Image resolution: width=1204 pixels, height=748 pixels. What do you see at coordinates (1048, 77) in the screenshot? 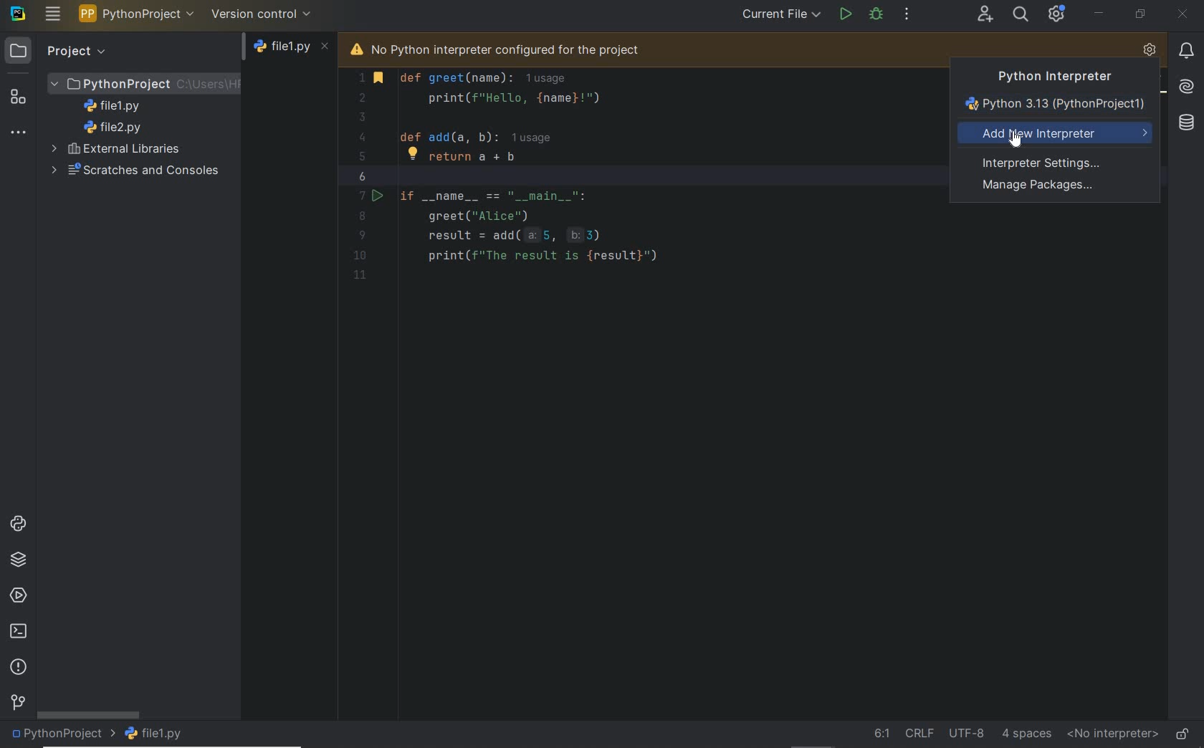
I see `Python Interpreter` at bounding box center [1048, 77].